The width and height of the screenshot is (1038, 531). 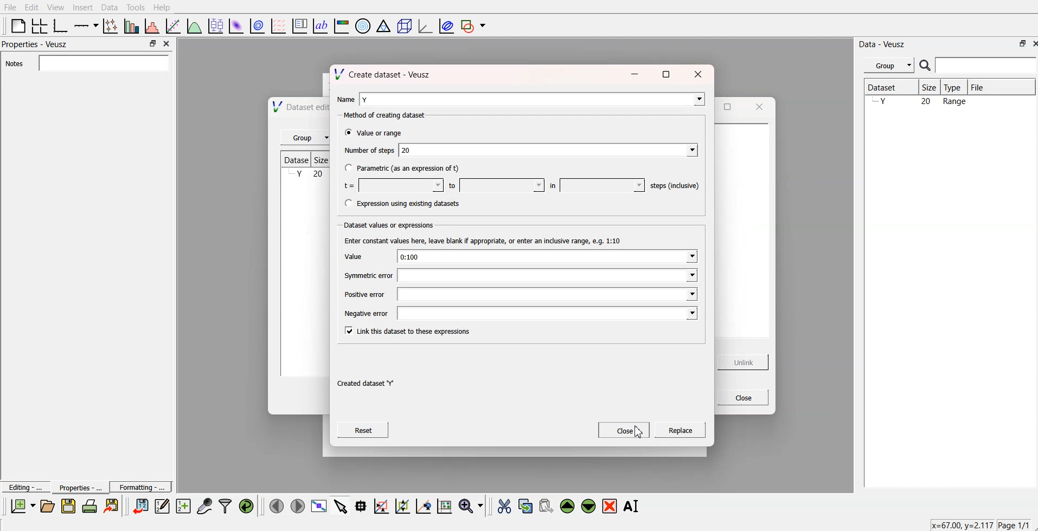 What do you see at coordinates (633, 76) in the screenshot?
I see `minimize` at bounding box center [633, 76].